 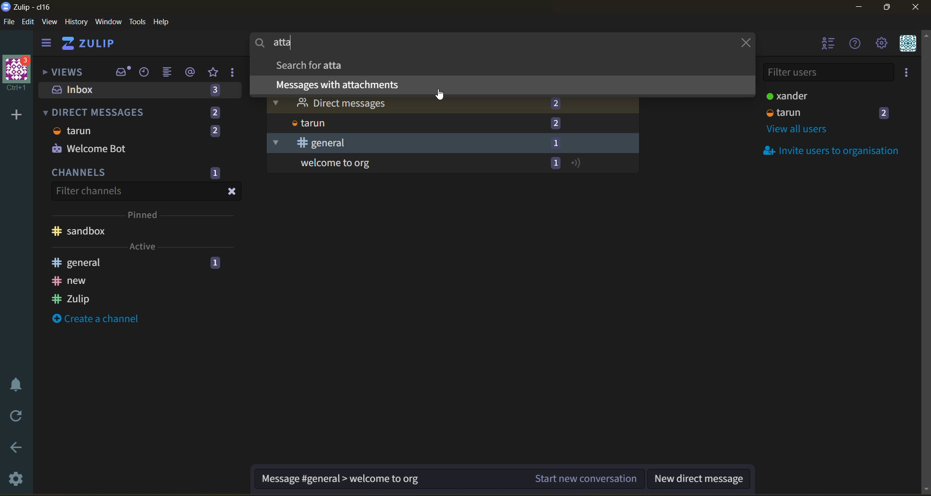 I want to click on combined feed, so click(x=169, y=73).